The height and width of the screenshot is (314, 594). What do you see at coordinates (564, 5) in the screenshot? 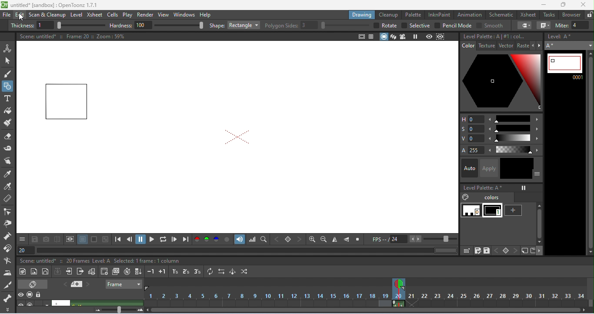
I see `maximize` at bounding box center [564, 5].